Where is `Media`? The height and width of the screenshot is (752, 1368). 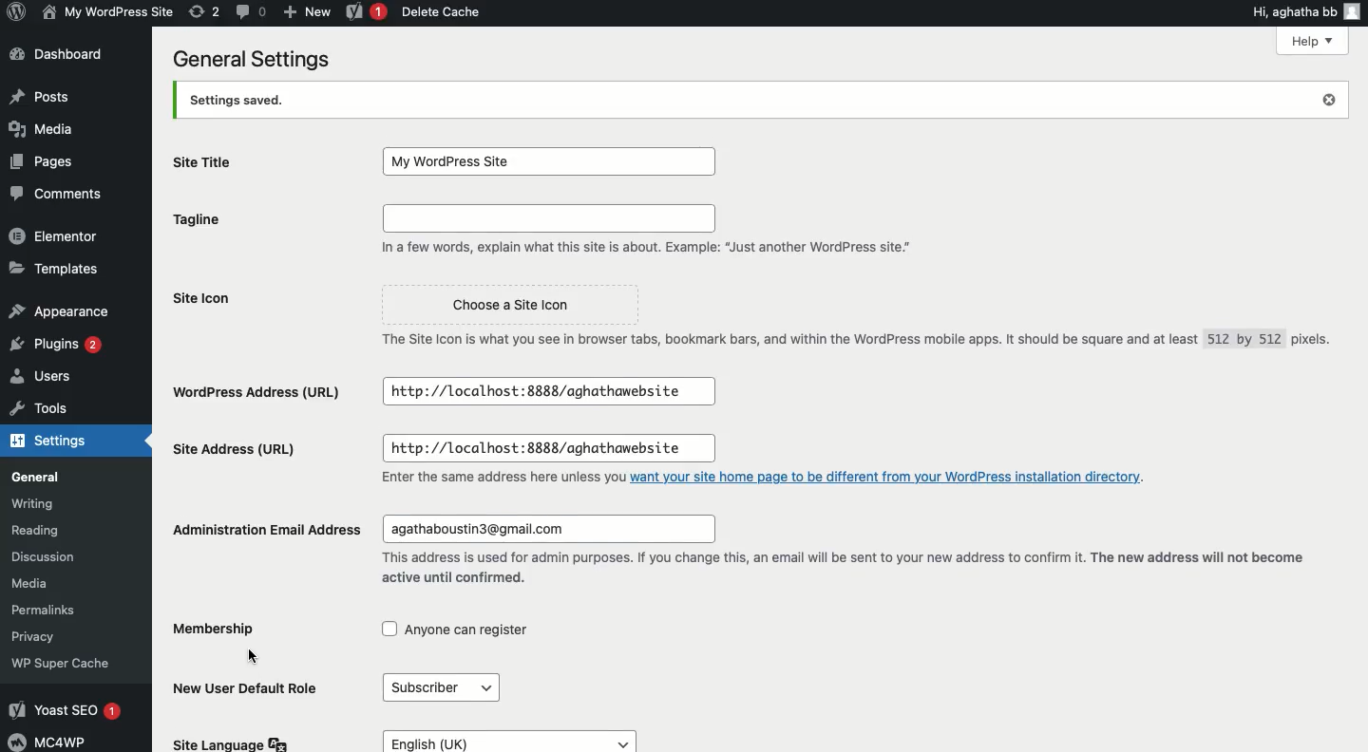
Media is located at coordinates (43, 130).